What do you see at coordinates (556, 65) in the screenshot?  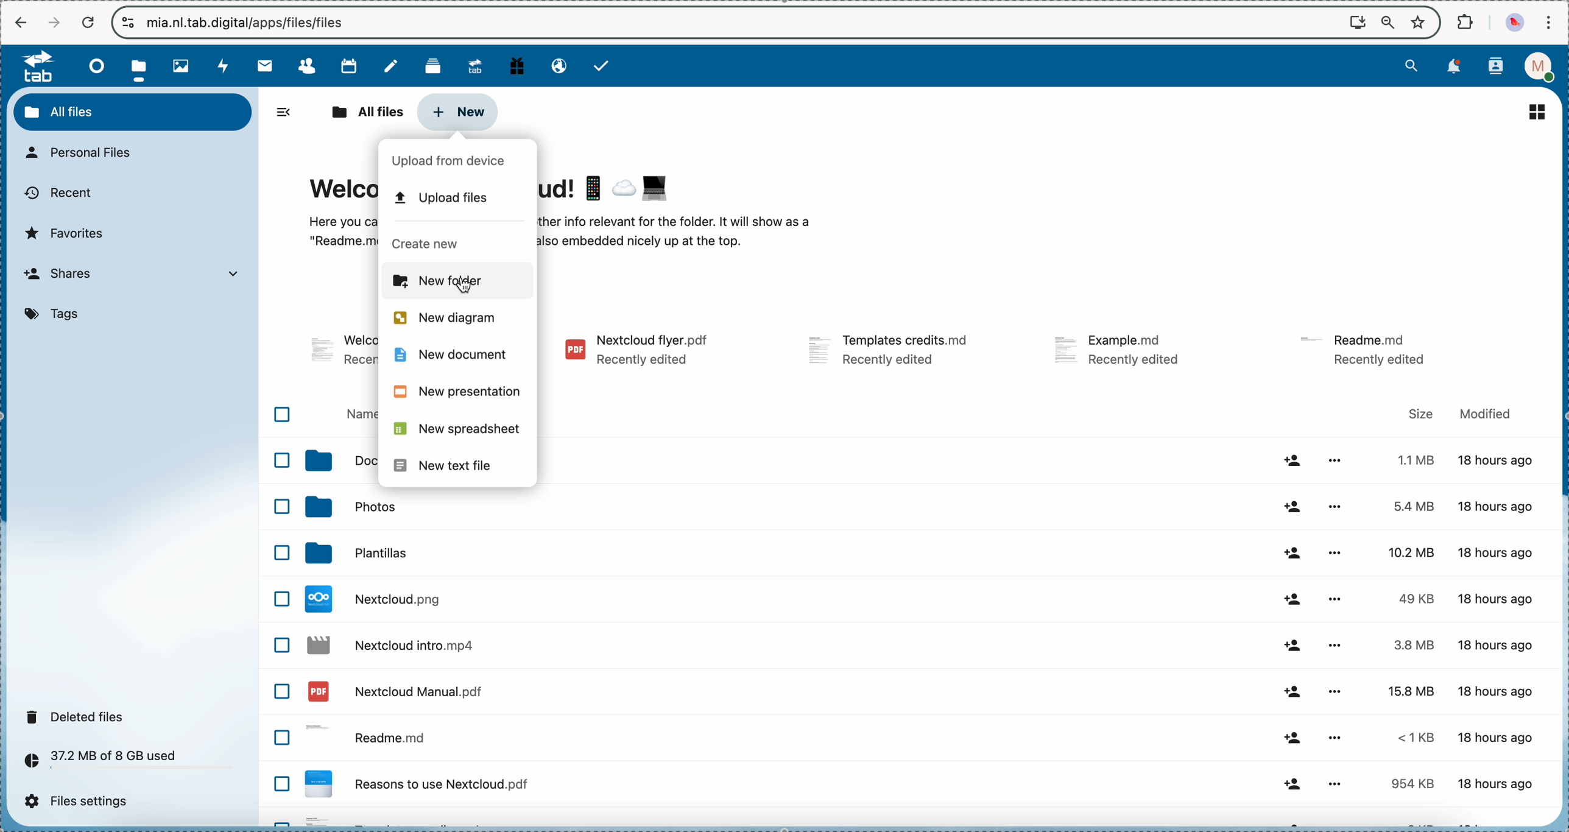 I see `email` at bounding box center [556, 65].